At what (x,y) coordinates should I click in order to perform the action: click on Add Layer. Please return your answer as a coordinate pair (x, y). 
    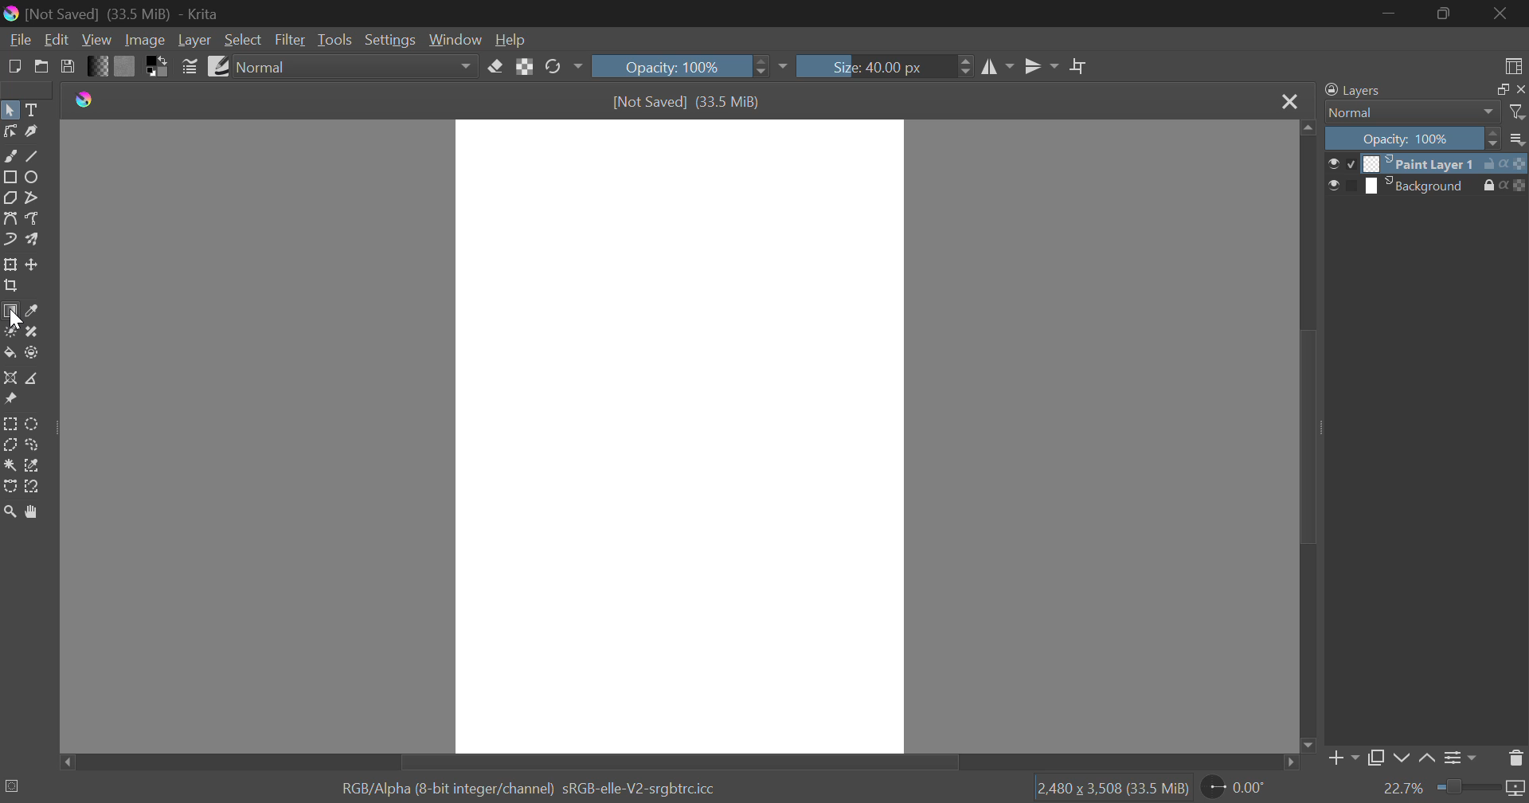
    Looking at the image, I should click on (1342, 762).